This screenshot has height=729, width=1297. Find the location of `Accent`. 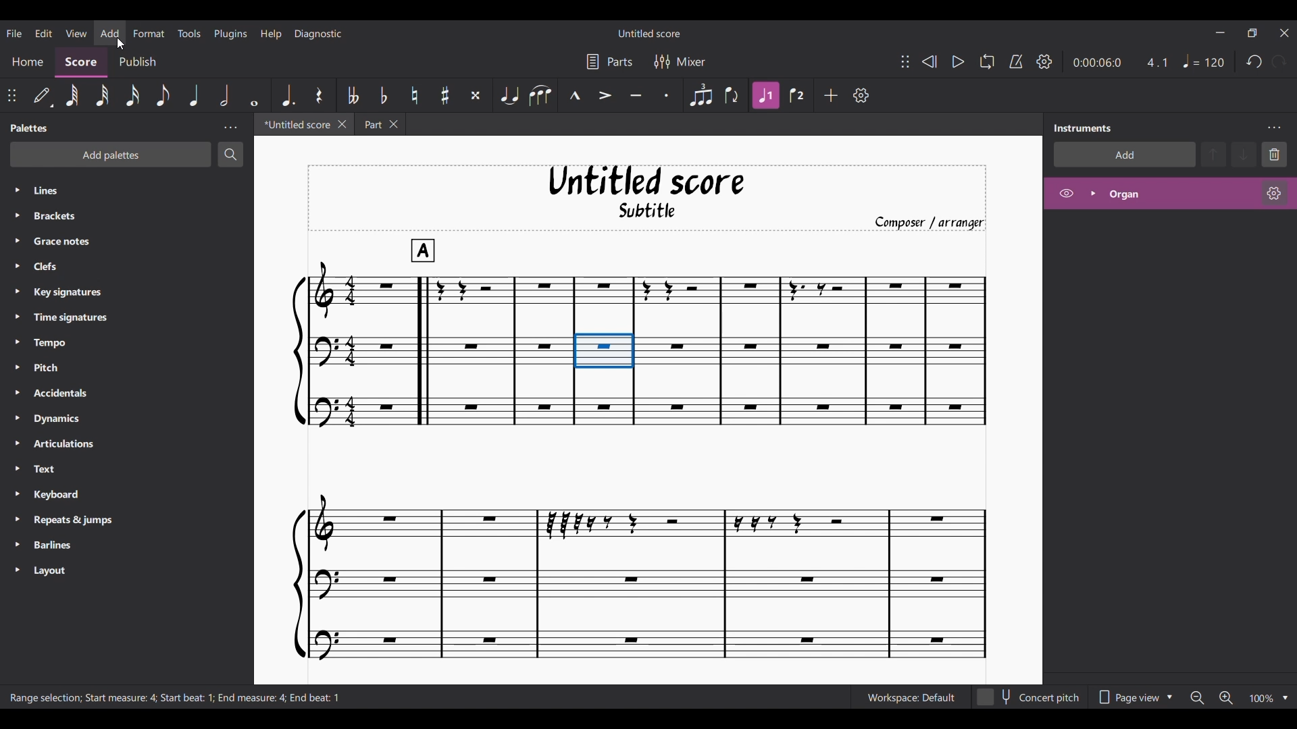

Accent is located at coordinates (605, 96).